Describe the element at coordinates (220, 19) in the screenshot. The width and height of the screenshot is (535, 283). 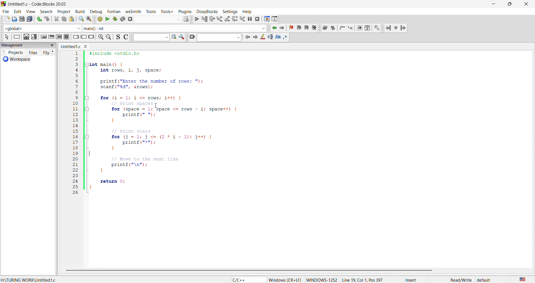
I see `step into` at that location.